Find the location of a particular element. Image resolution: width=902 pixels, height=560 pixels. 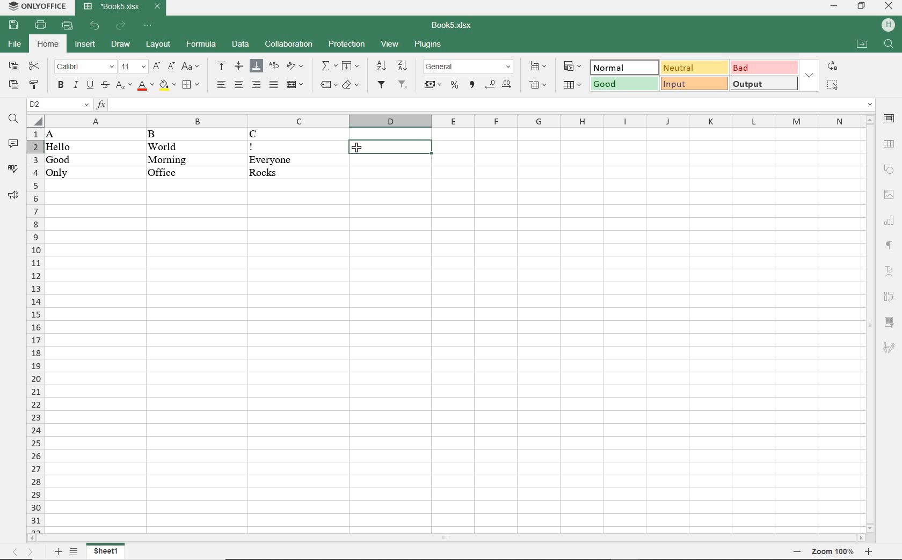

shading is located at coordinates (350, 86).